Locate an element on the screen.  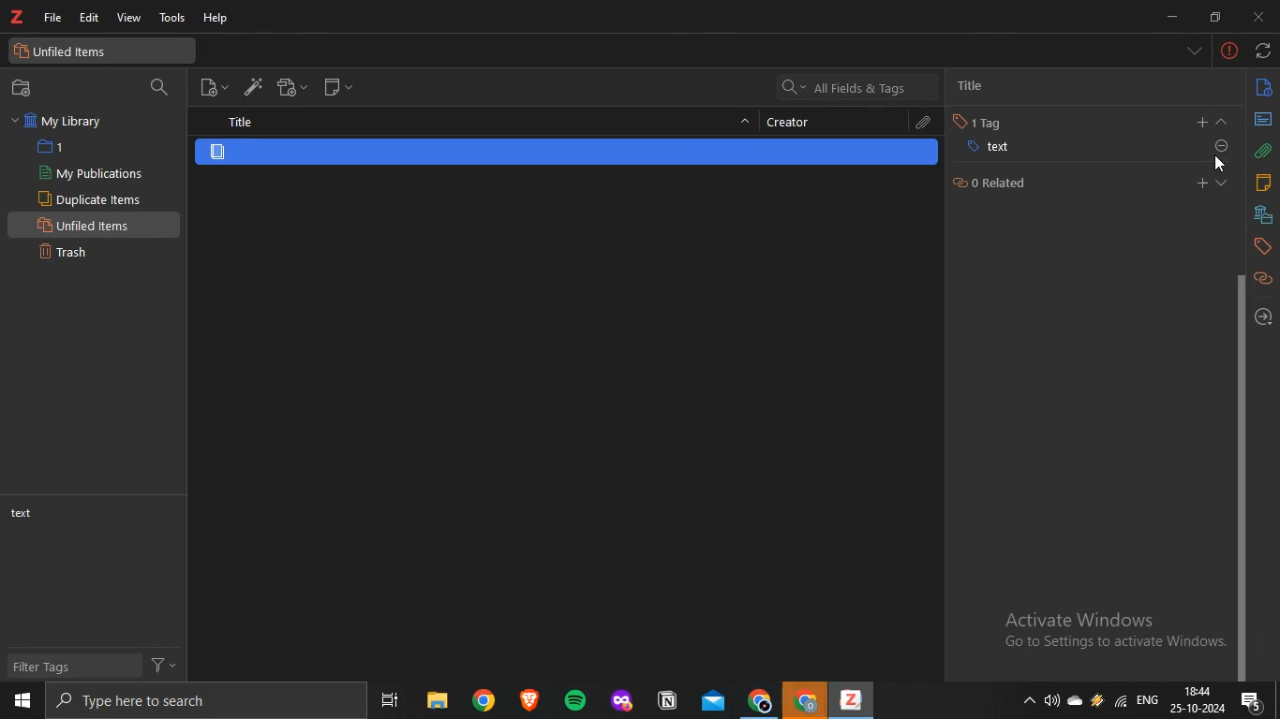
expand section is located at coordinates (1225, 183).